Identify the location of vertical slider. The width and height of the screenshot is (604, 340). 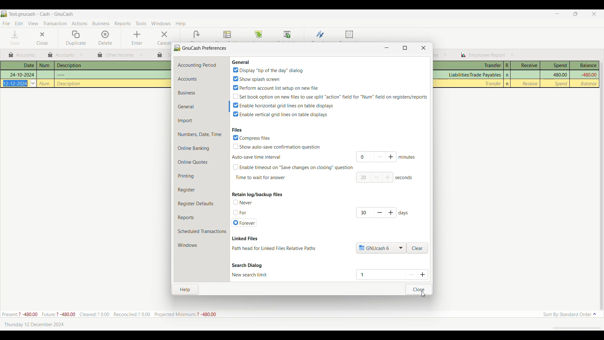
(601, 183).